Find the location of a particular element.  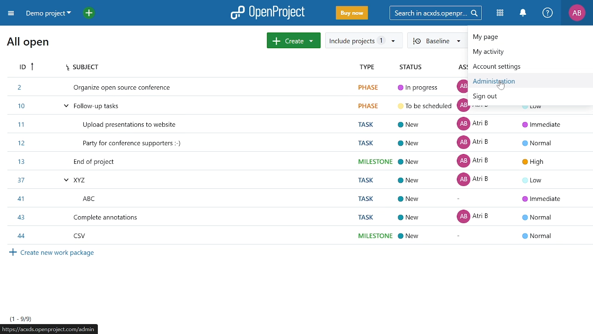

Type is located at coordinates (367, 67).